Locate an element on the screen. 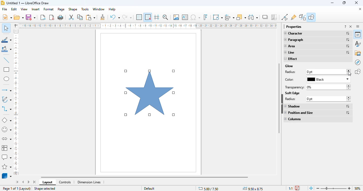 The width and height of the screenshot is (363, 191). shape is located at coordinates (73, 9).